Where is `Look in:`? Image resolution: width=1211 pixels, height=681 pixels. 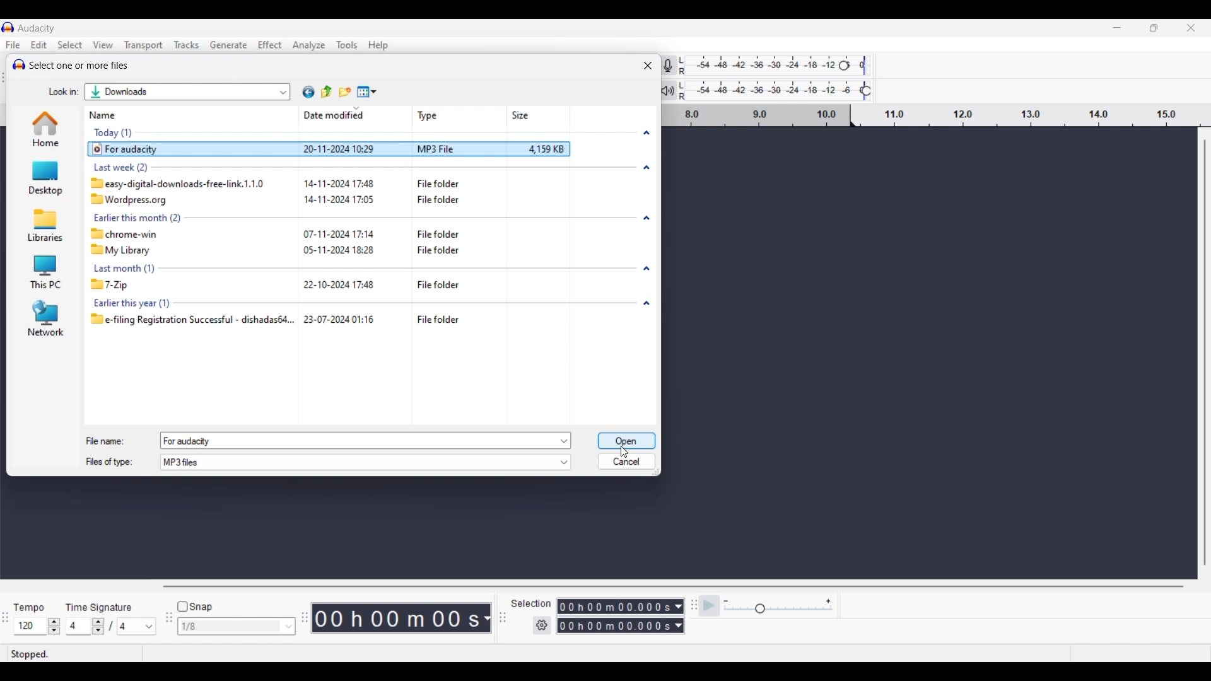 Look in: is located at coordinates (59, 90).